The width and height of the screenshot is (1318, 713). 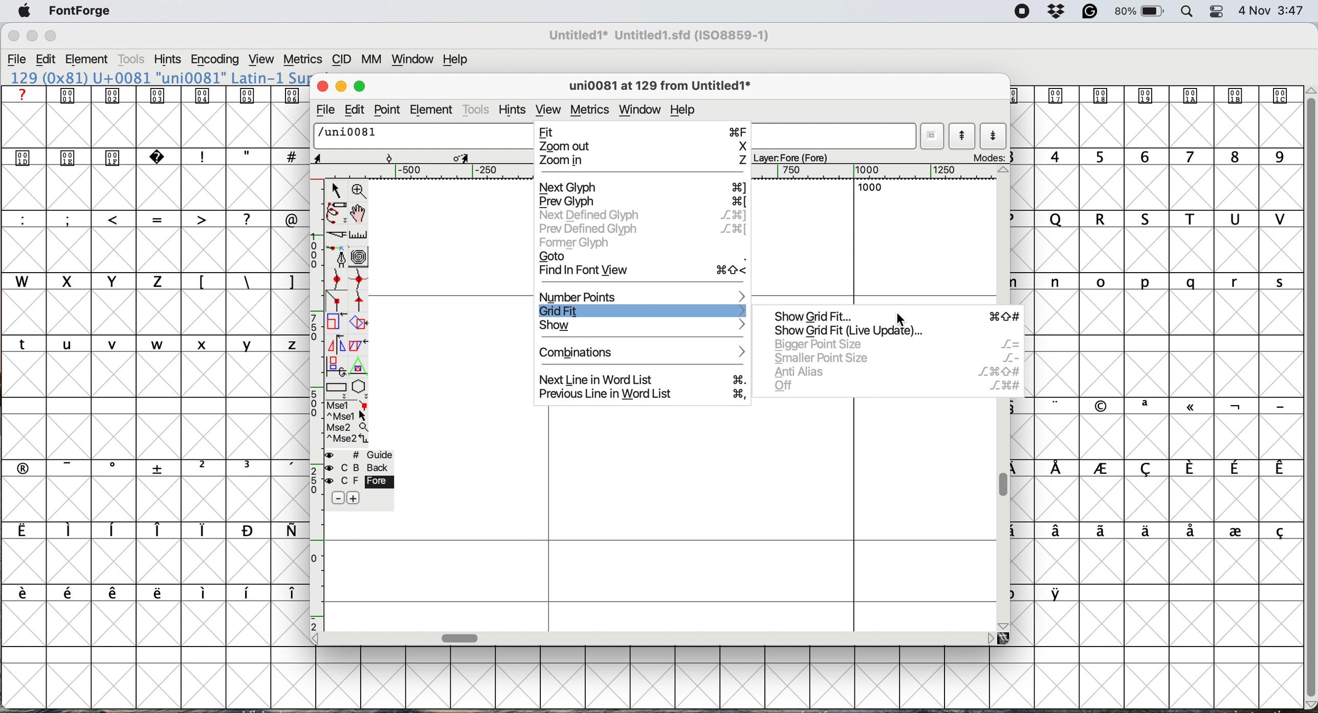 What do you see at coordinates (50, 36) in the screenshot?
I see `Maximize` at bounding box center [50, 36].